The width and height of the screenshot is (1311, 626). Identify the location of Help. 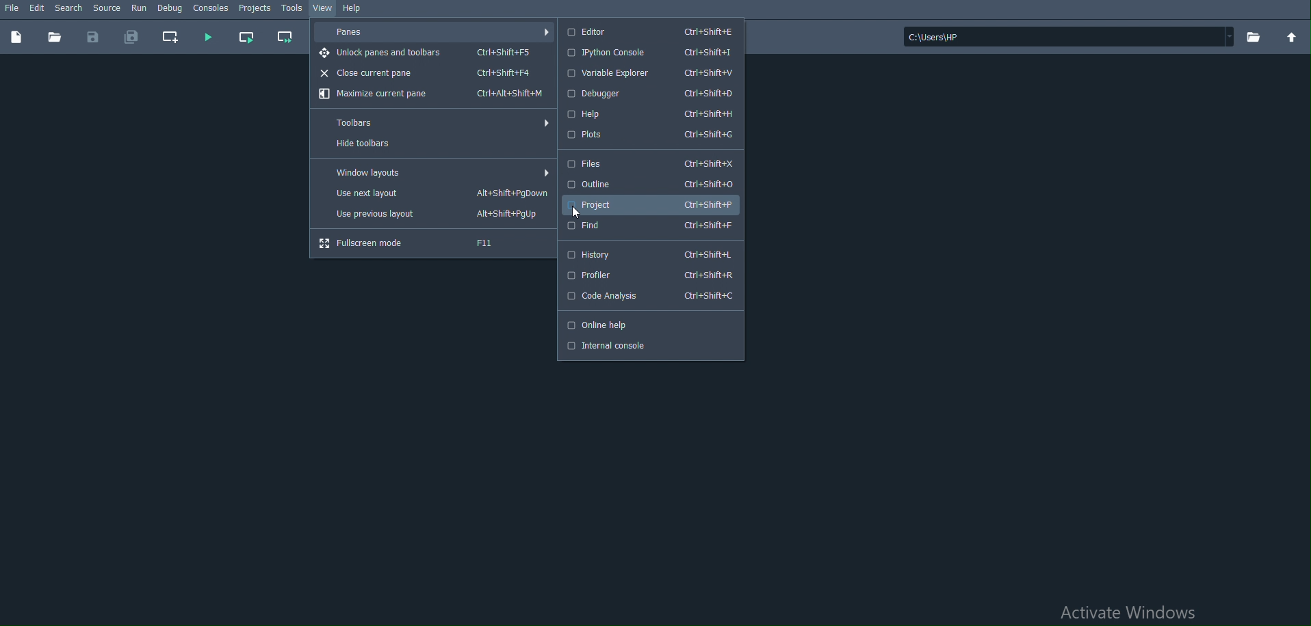
(353, 7).